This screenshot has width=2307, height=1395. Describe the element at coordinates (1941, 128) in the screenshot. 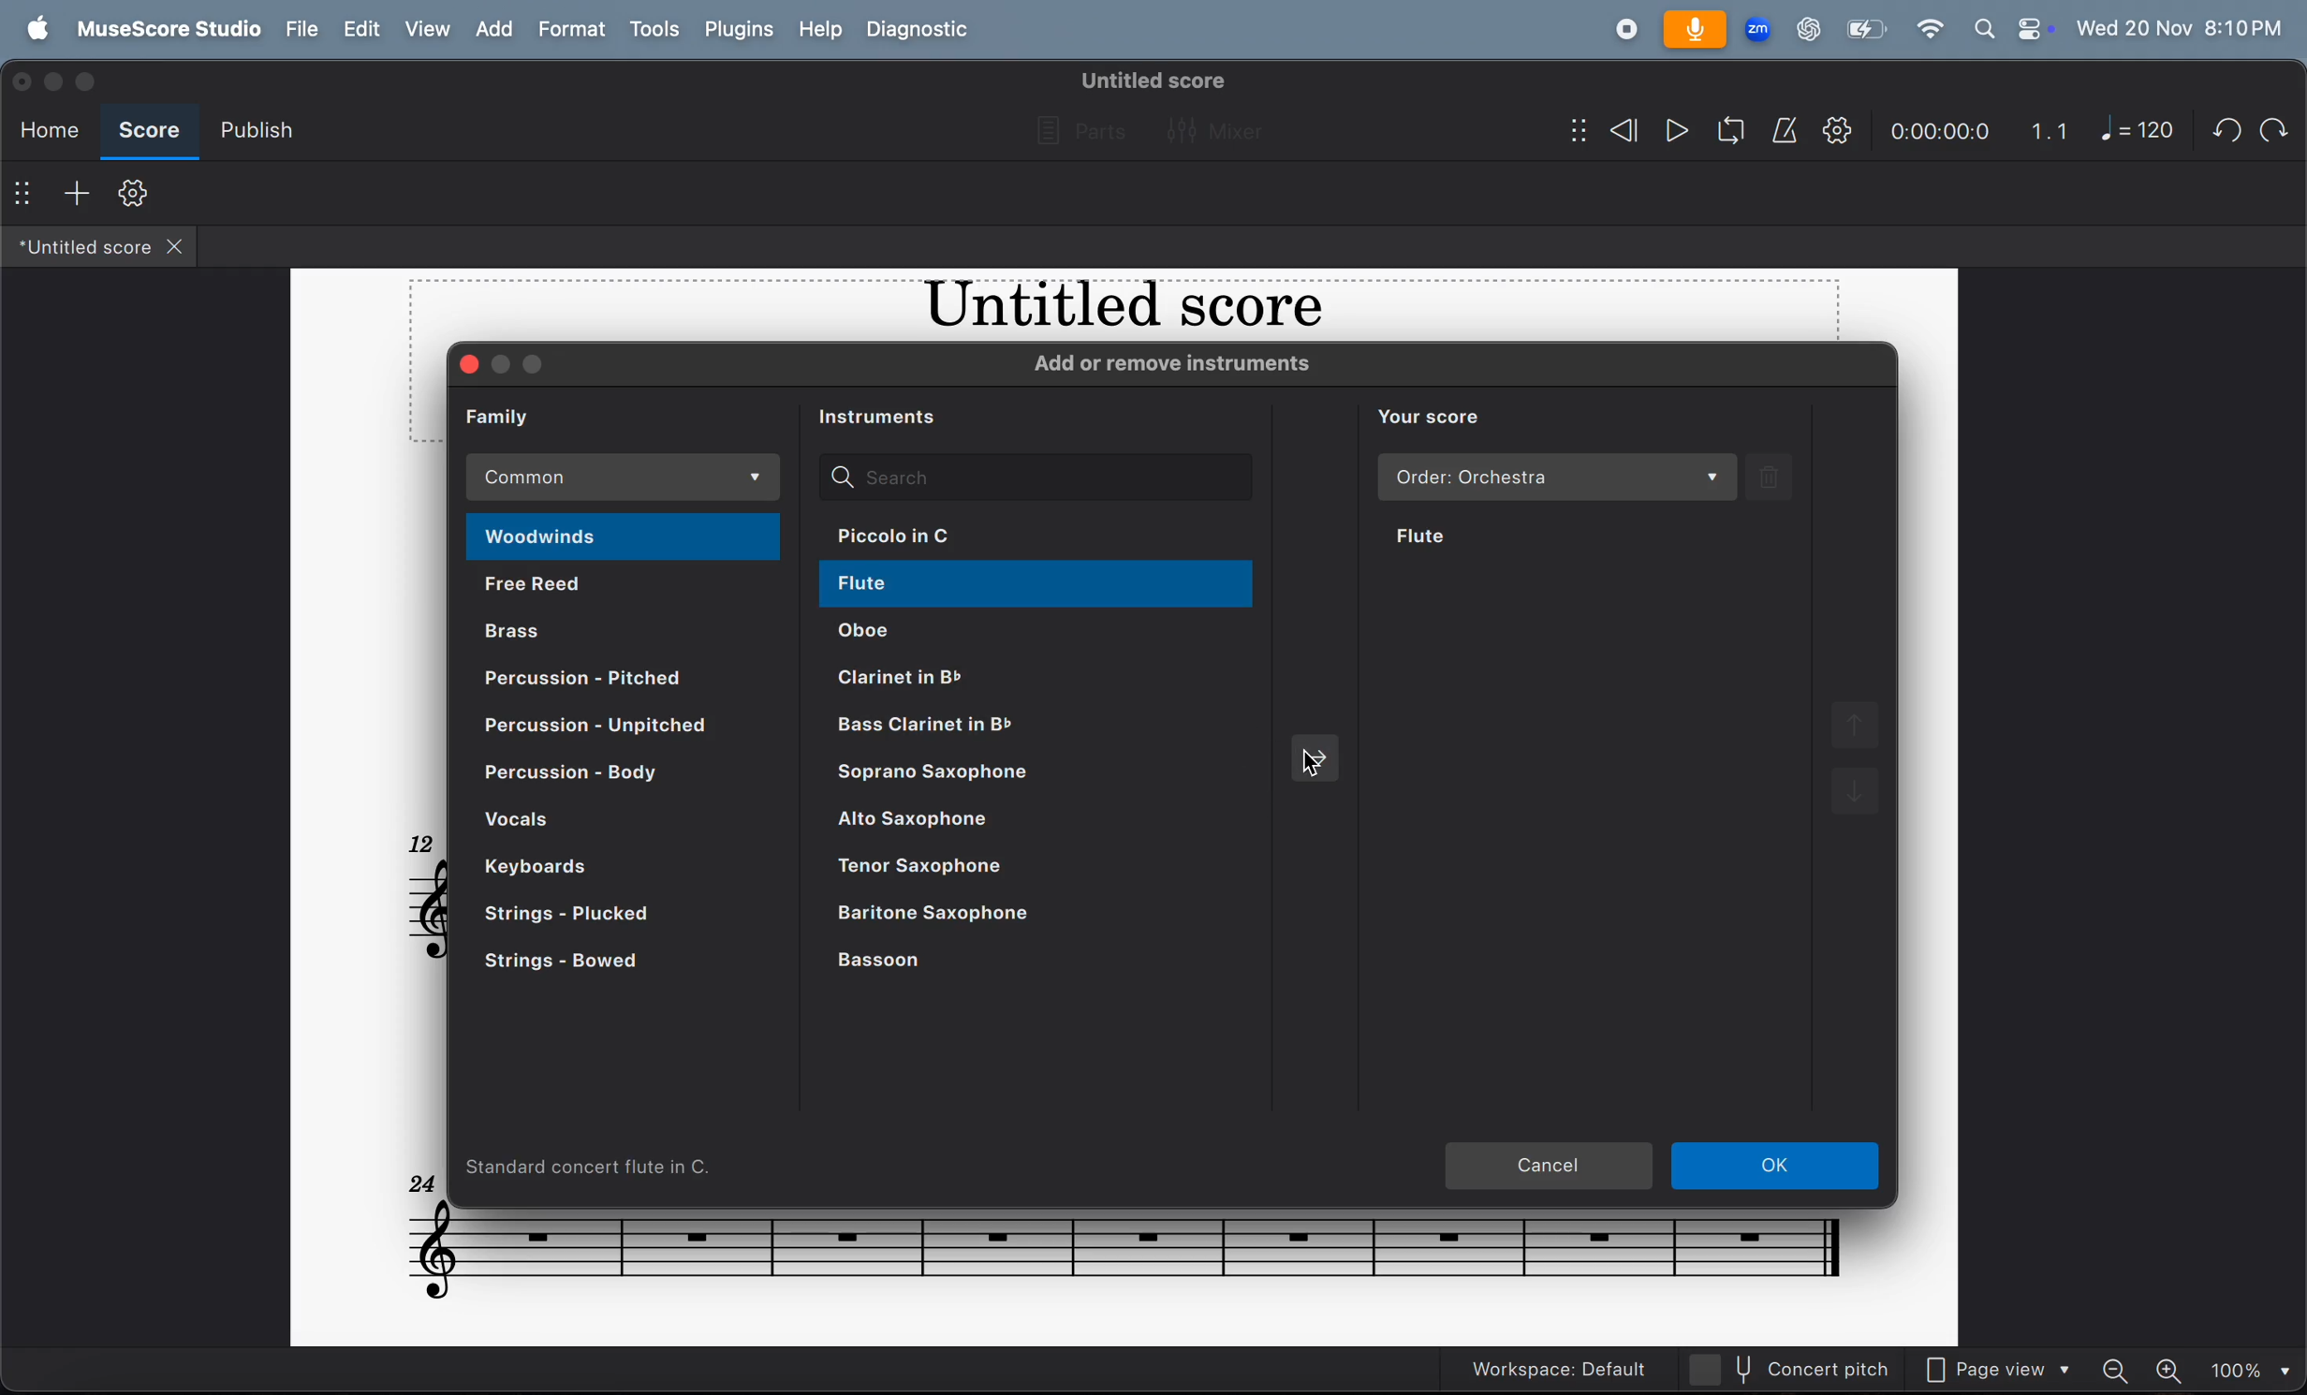

I see `time frame` at that location.